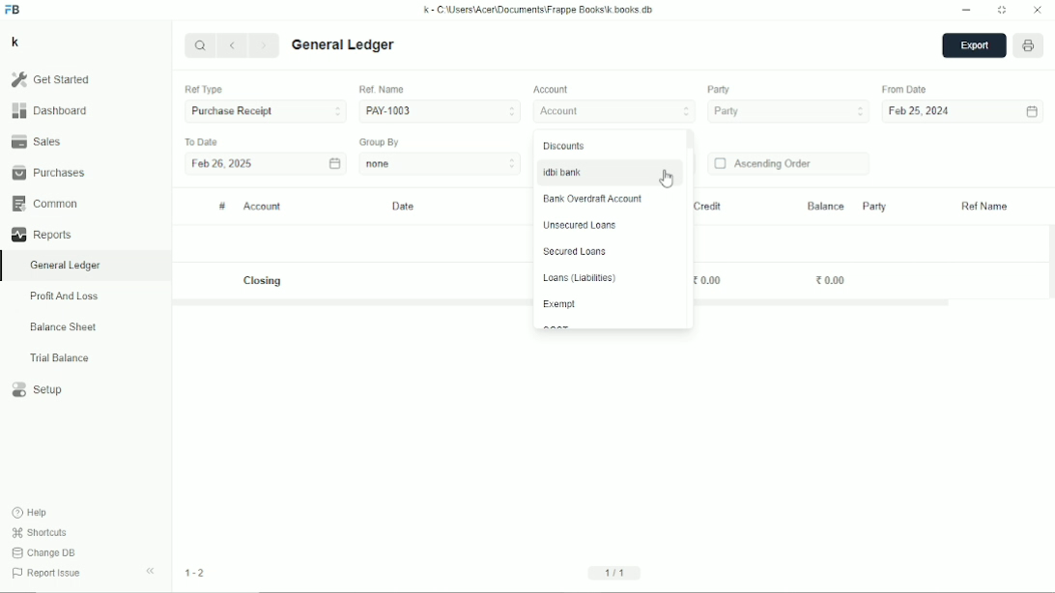 The image size is (1055, 593). Describe the element at coordinates (1029, 46) in the screenshot. I see `Open report print view` at that location.